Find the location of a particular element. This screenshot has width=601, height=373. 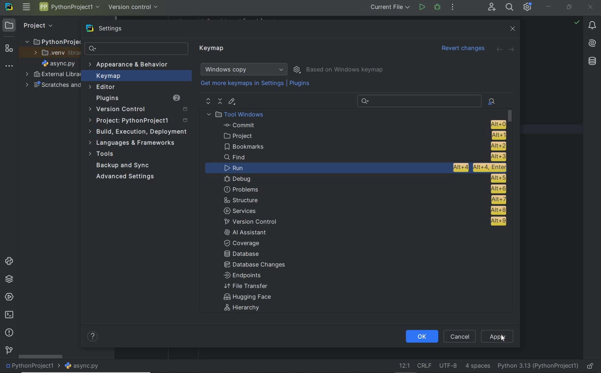

python consoles is located at coordinates (8, 261).